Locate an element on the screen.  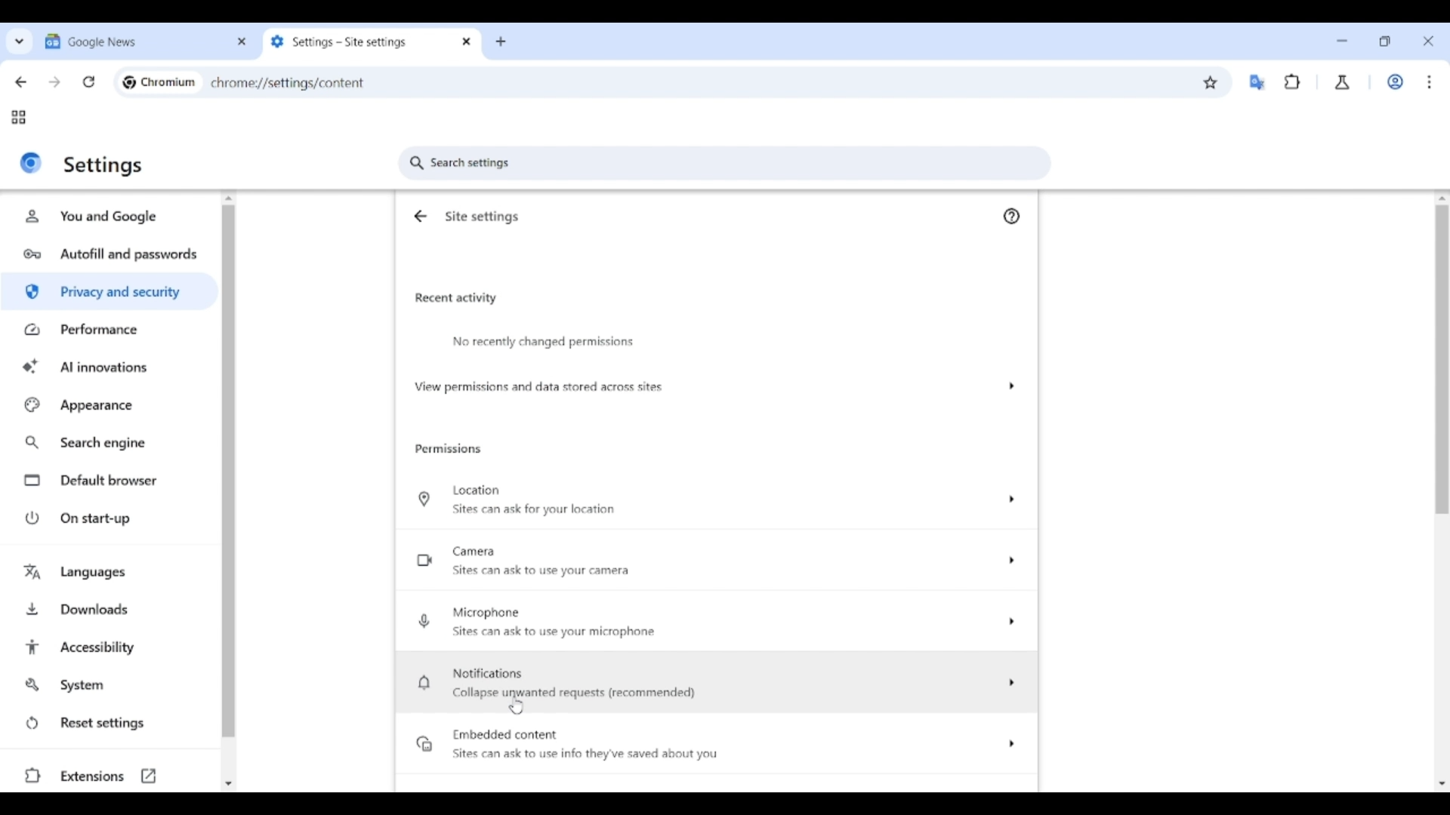
Camera options is located at coordinates (717, 562).